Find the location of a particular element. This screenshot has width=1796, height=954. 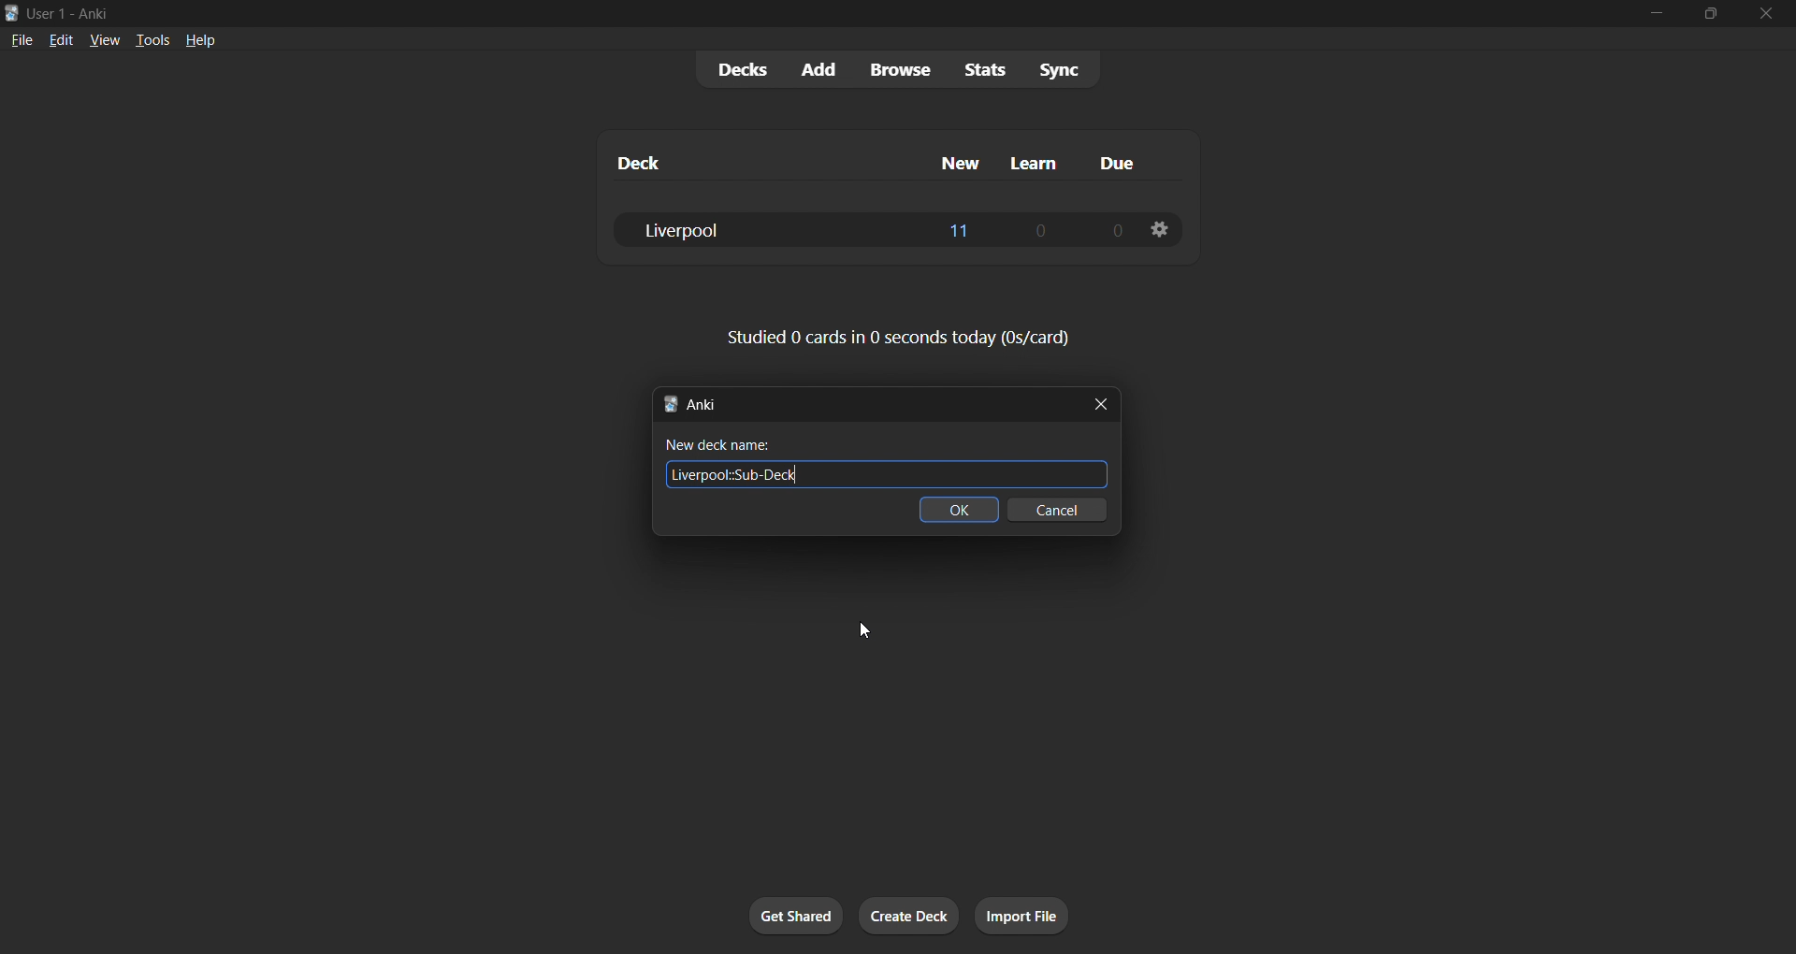

 is located at coordinates (1059, 66).